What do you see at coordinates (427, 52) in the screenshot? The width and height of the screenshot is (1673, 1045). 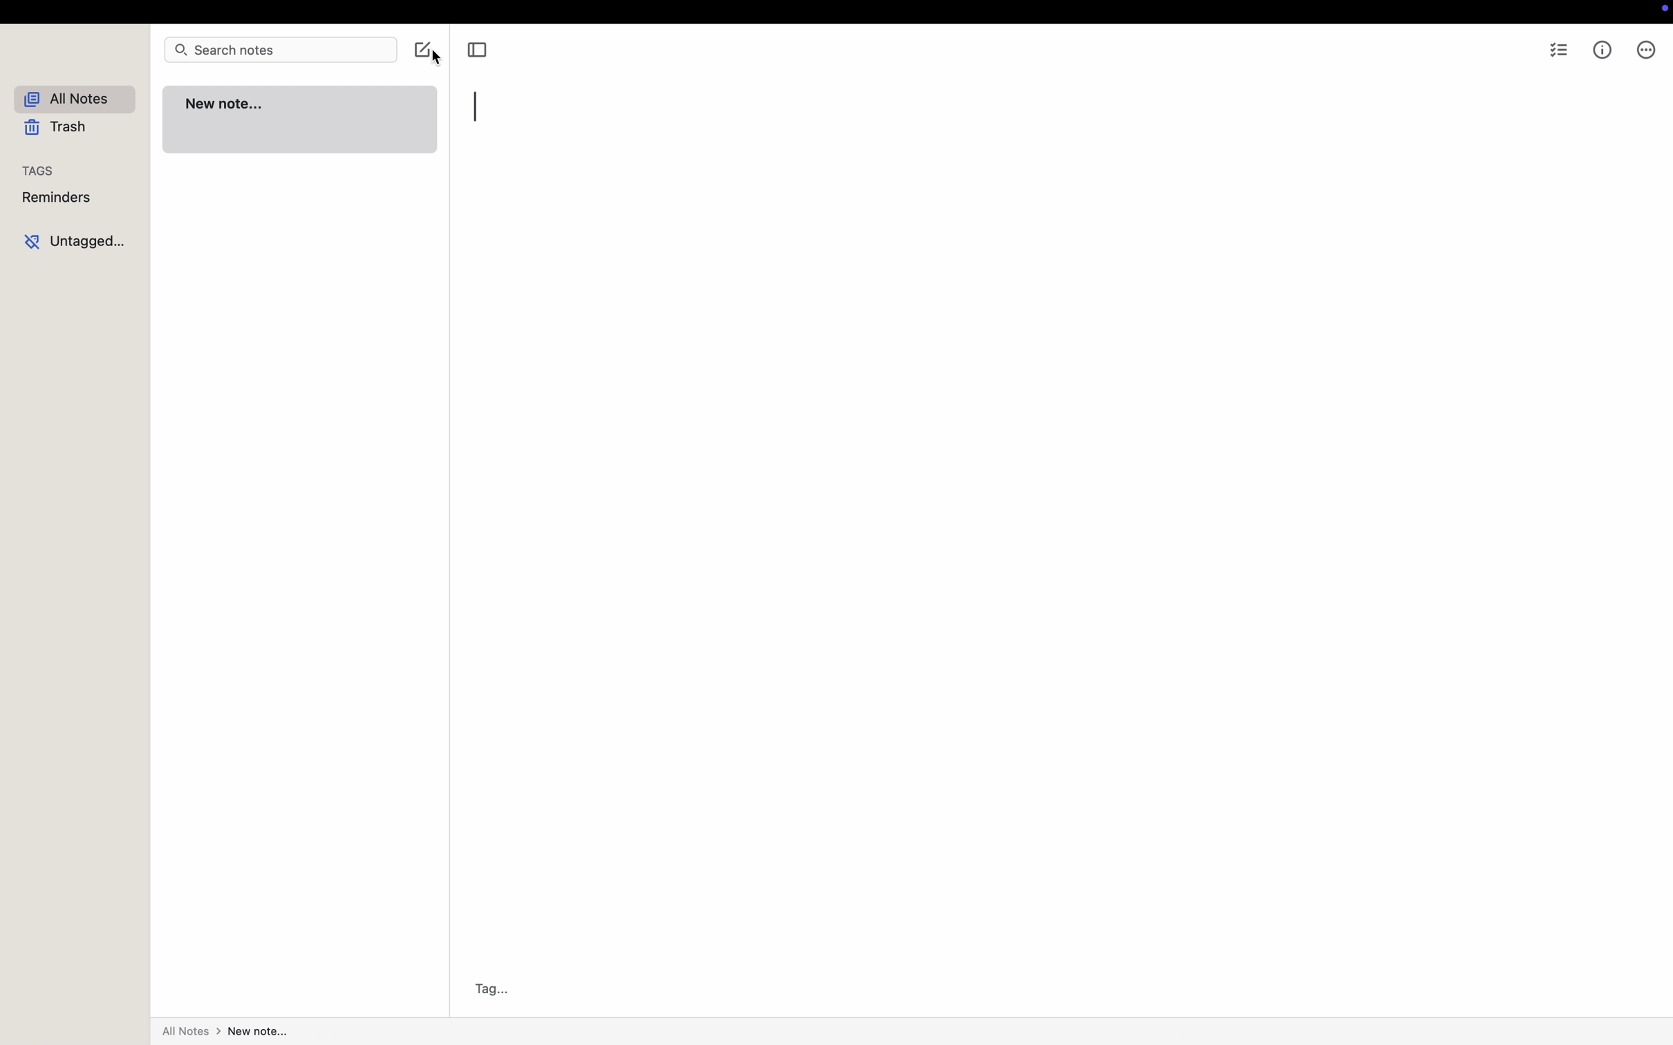 I see `click on create note` at bounding box center [427, 52].